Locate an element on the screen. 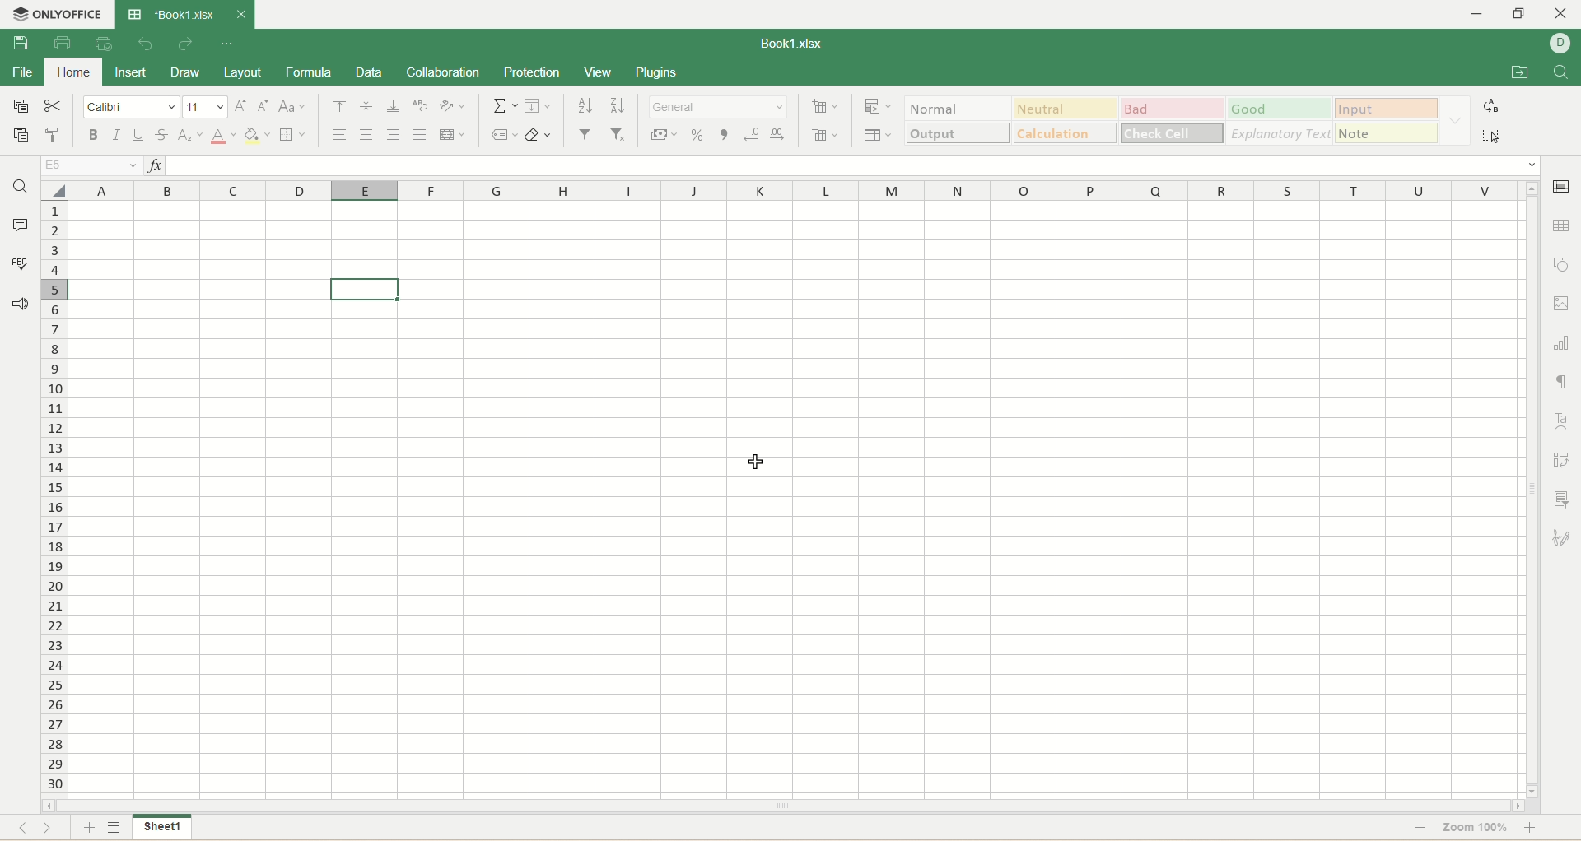 This screenshot has width=1581, height=841. undo is located at coordinates (148, 44).